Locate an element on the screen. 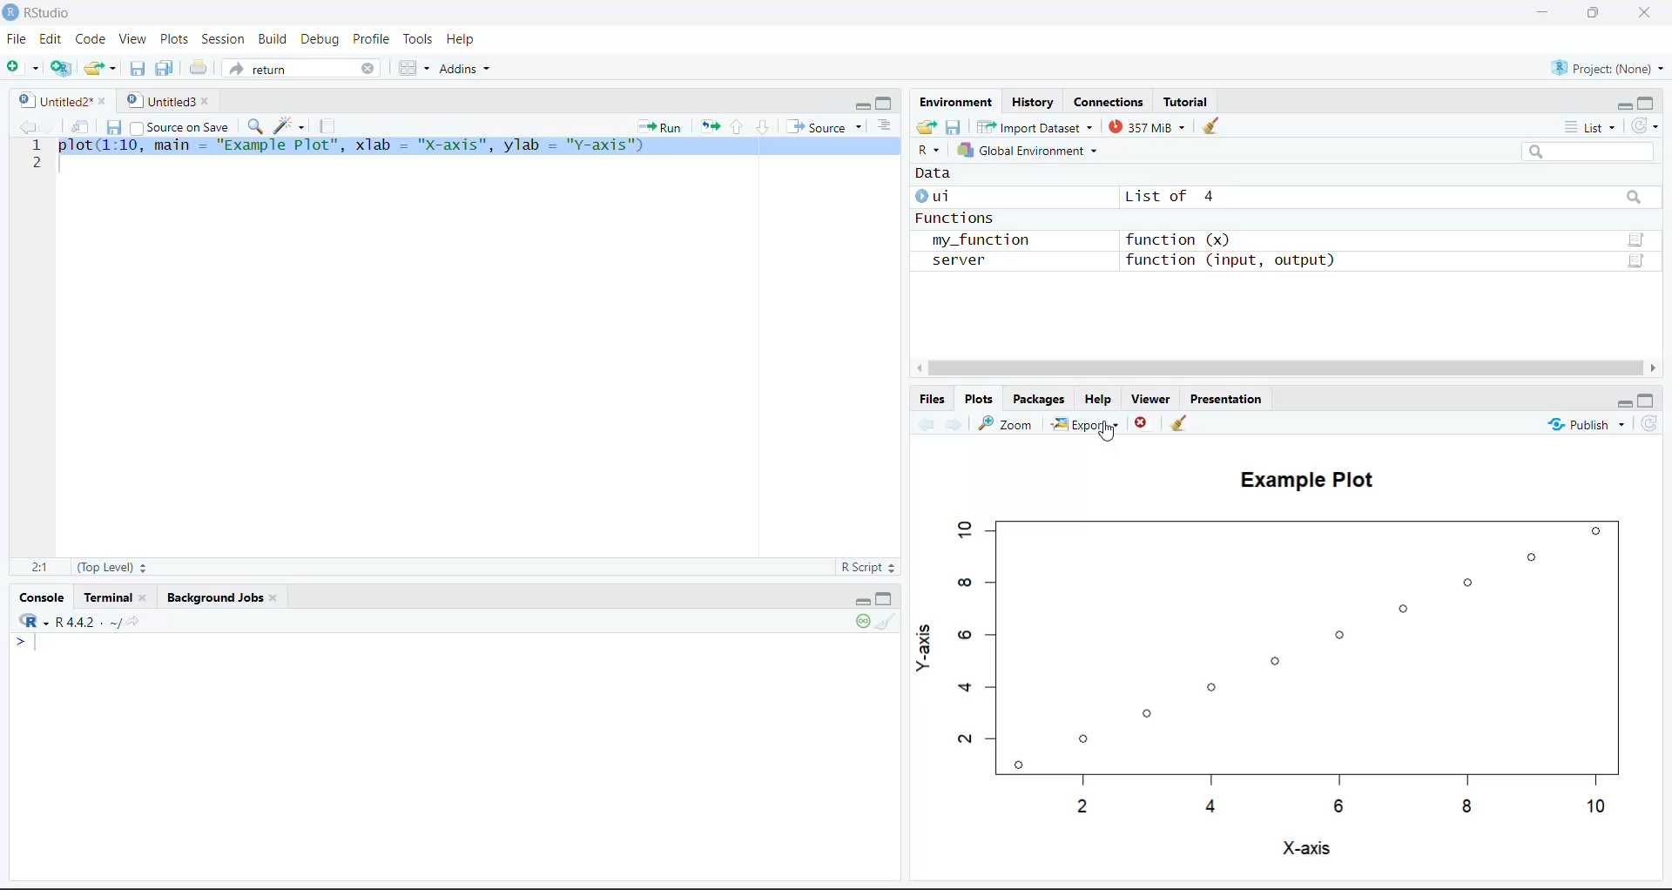 This screenshot has height=890, width=1672. Files is located at coordinates (934, 399).